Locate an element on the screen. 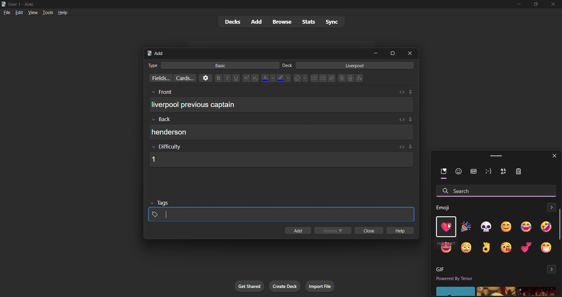 The width and height of the screenshot is (562, 297). stats is located at coordinates (310, 22).